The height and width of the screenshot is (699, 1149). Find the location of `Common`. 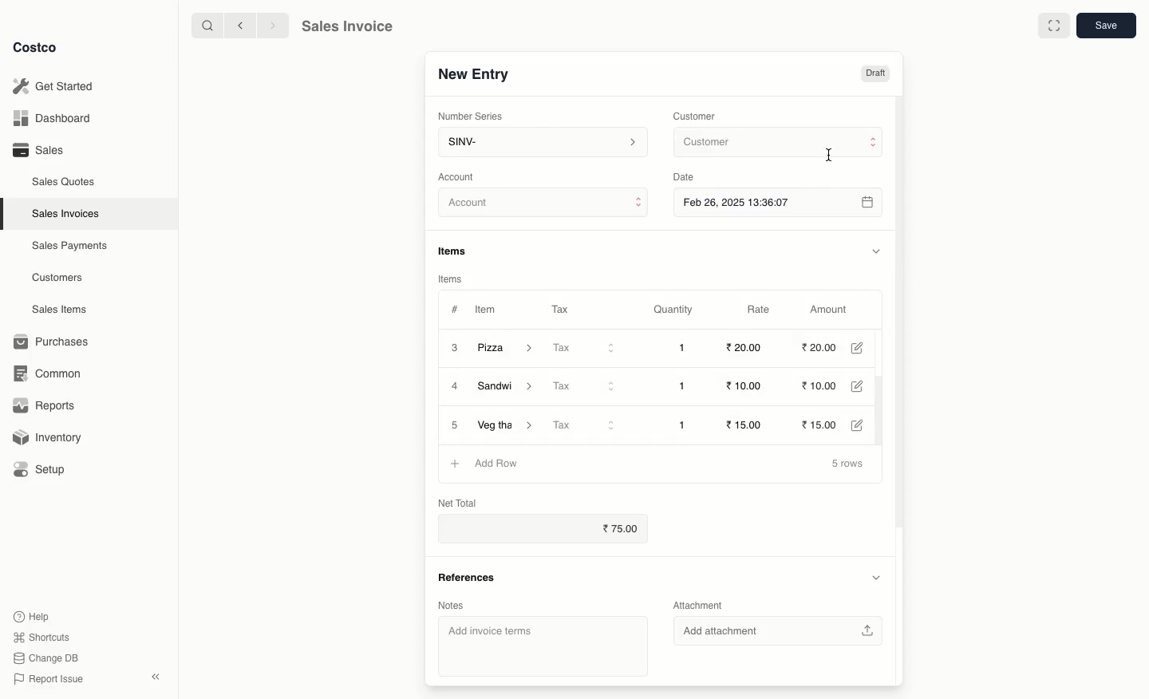

Common is located at coordinates (54, 373).